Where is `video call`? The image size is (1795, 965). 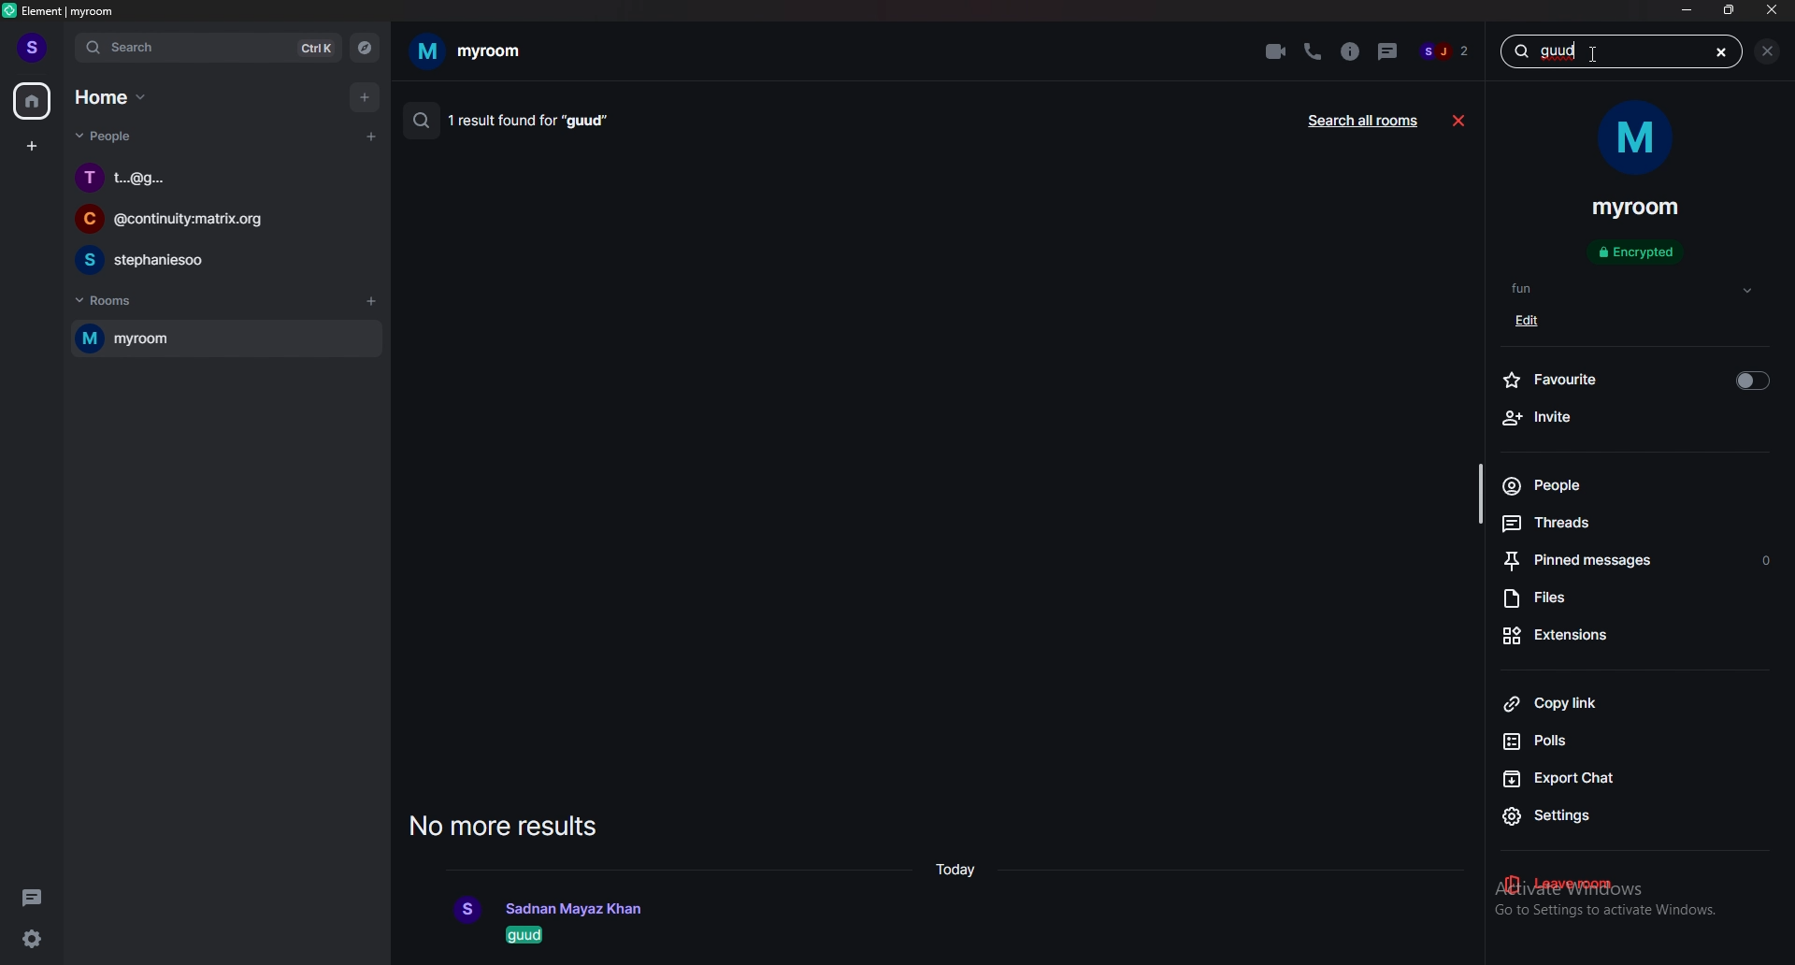 video call is located at coordinates (1277, 52).